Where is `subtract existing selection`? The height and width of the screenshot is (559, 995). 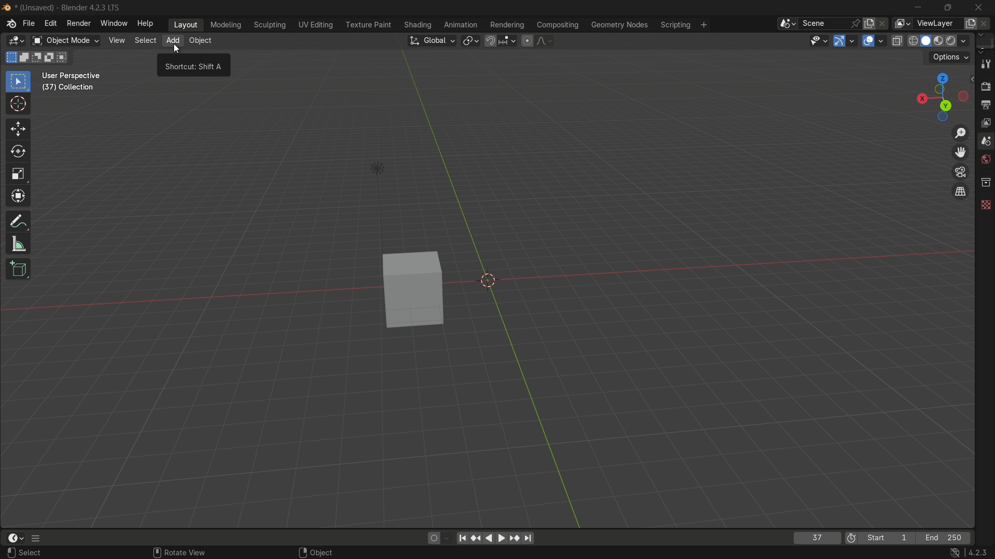 subtract existing selection is located at coordinates (39, 57).